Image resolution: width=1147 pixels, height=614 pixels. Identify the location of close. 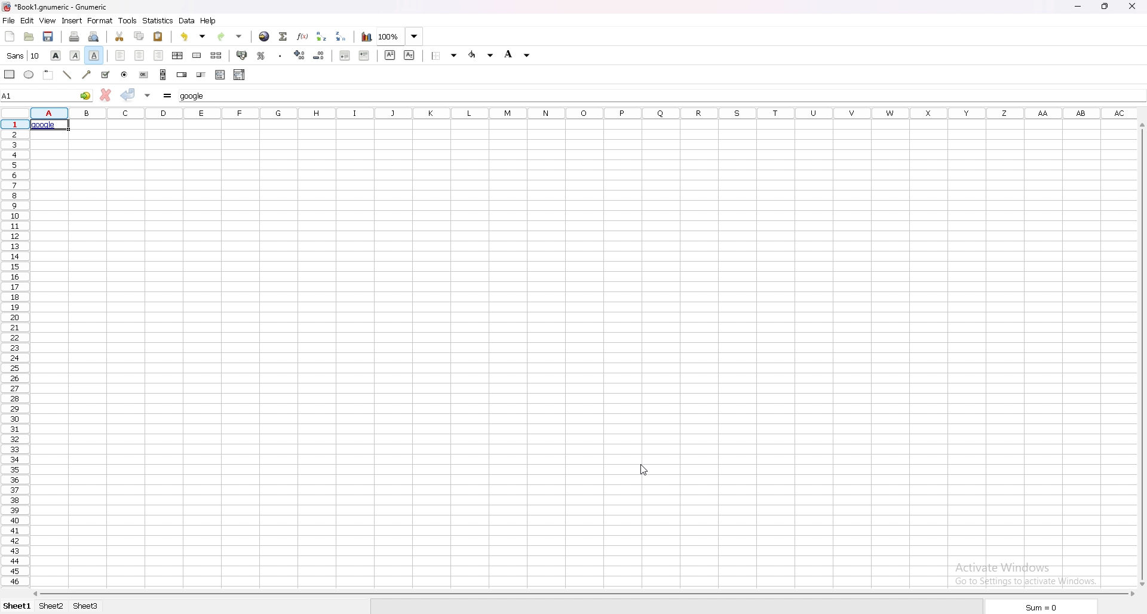
(1132, 7).